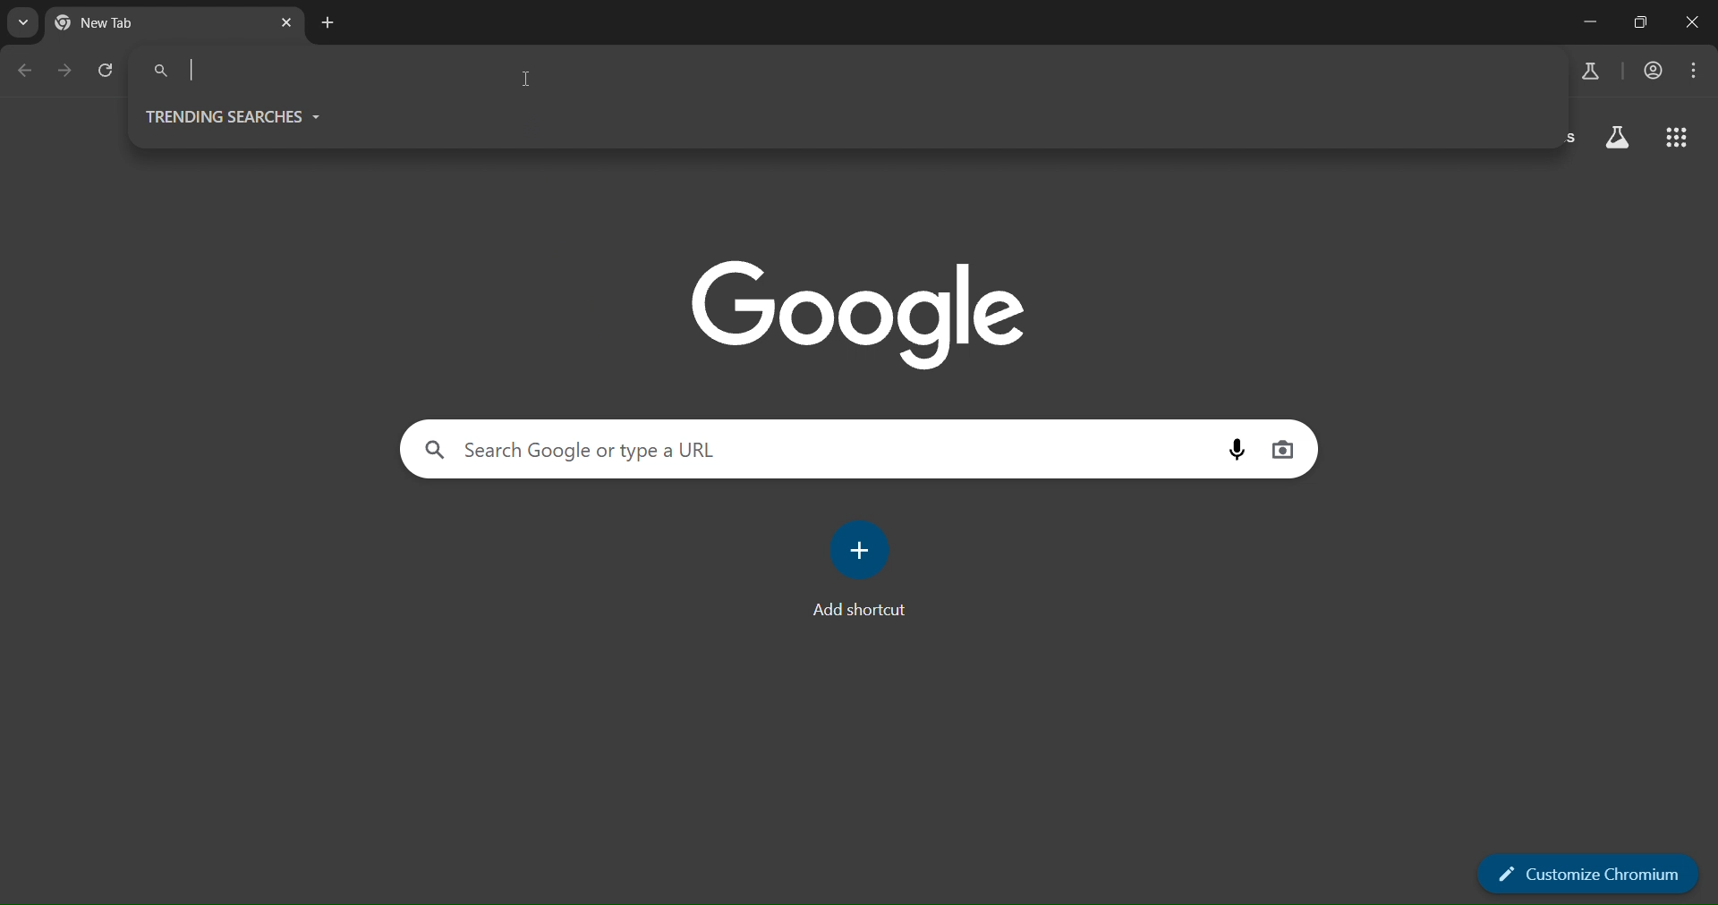 Image resolution: width=1718 pixels, height=905 pixels. Describe the element at coordinates (108, 70) in the screenshot. I see `reload page` at that location.